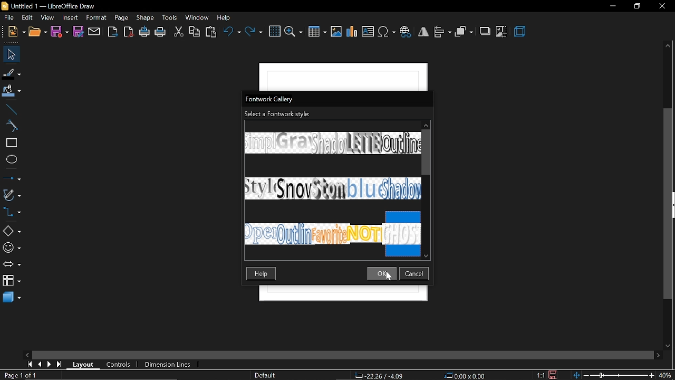 Image resolution: width=675 pixels, height=380 pixels. What do you see at coordinates (637, 6) in the screenshot?
I see `restore down` at bounding box center [637, 6].